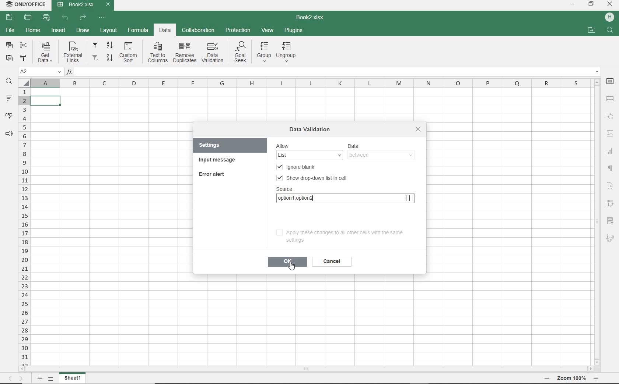 The width and height of the screenshot is (619, 384). What do you see at coordinates (592, 30) in the screenshot?
I see `OPEN FILE LOCATION` at bounding box center [592, 30].